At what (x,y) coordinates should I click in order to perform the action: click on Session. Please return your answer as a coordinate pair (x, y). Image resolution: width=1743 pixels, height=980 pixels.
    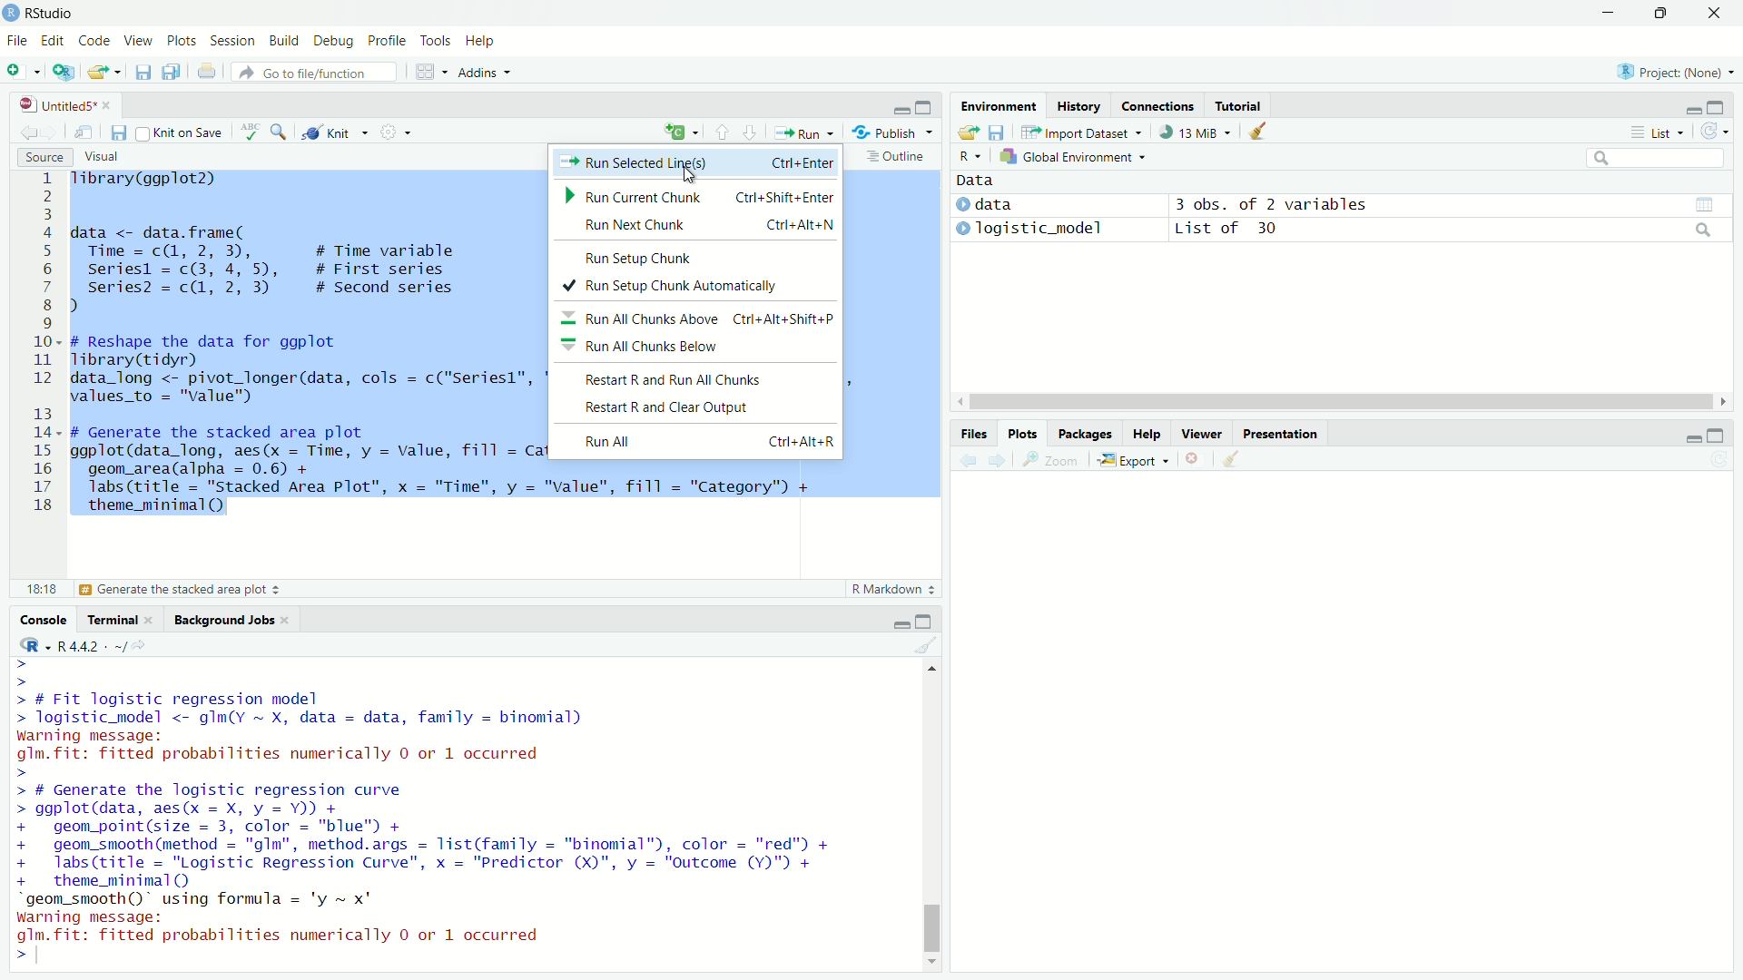
    Looking at the image, I should click on (231, 41).